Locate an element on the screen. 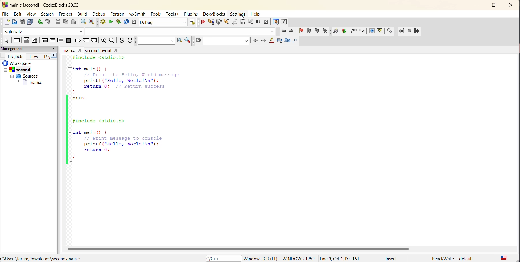 This screenshot has height=262, width=520. build is located at coordinates (104, 23).